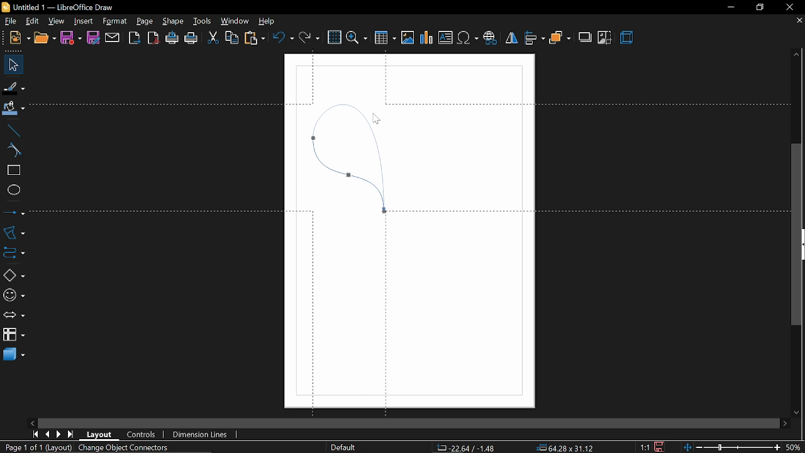  Describe the element at coordinates (172, 39) in the screenshot. I see `print directly` at that location.